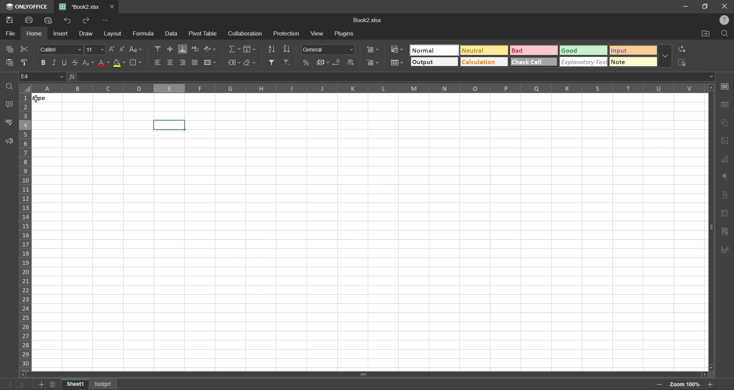 This screenshot has height=390, width=734. Describe the element at coordinates (633, 62) in the screenshot. I see `note` at that location.